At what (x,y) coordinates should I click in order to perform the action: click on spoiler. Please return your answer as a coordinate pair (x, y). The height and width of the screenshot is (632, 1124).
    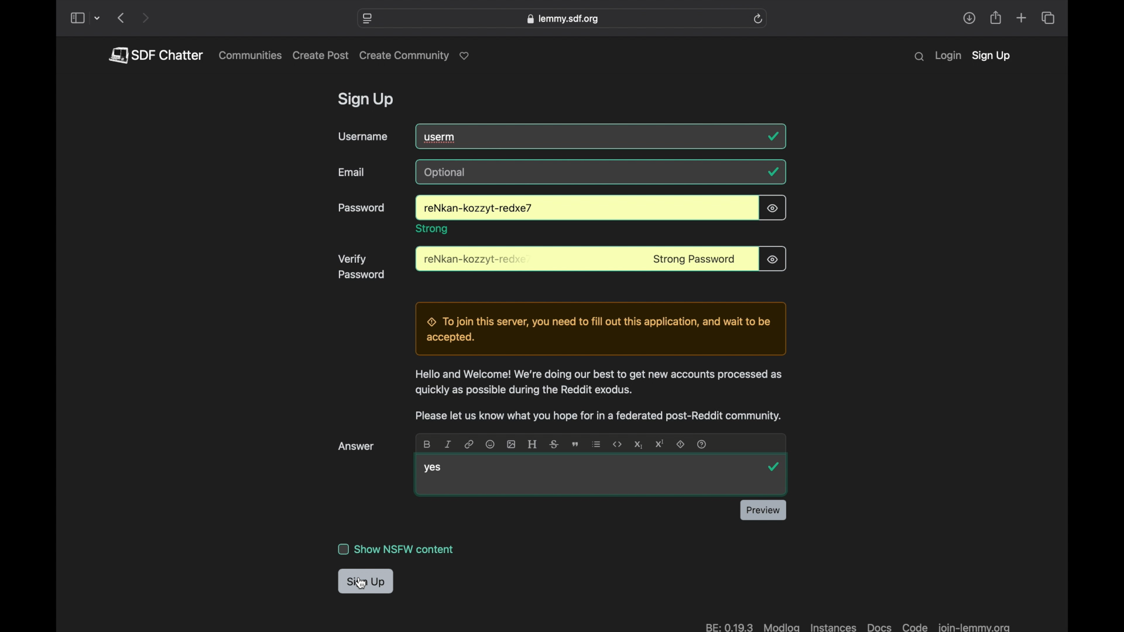
    Looking at the image, I should click on (681, 444).